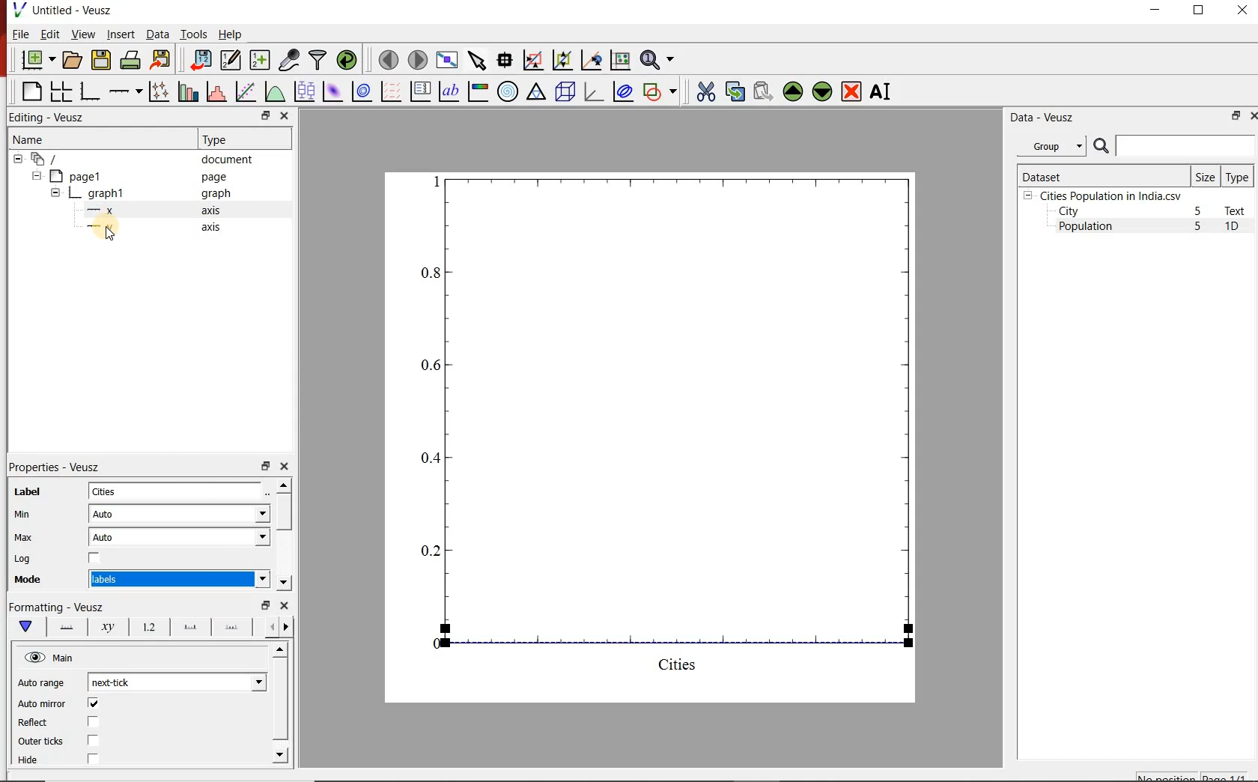 The image size is (1258, 782). What do you see at coordinates (592, 91) in the screenshot?
I see `3d graph` at bounding box center [592, 91].